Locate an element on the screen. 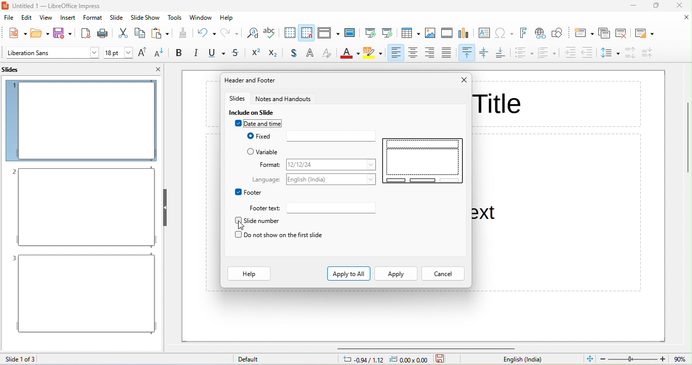 This screenshot has width=692, height=365. current slide is located at coordinates (388, 32).